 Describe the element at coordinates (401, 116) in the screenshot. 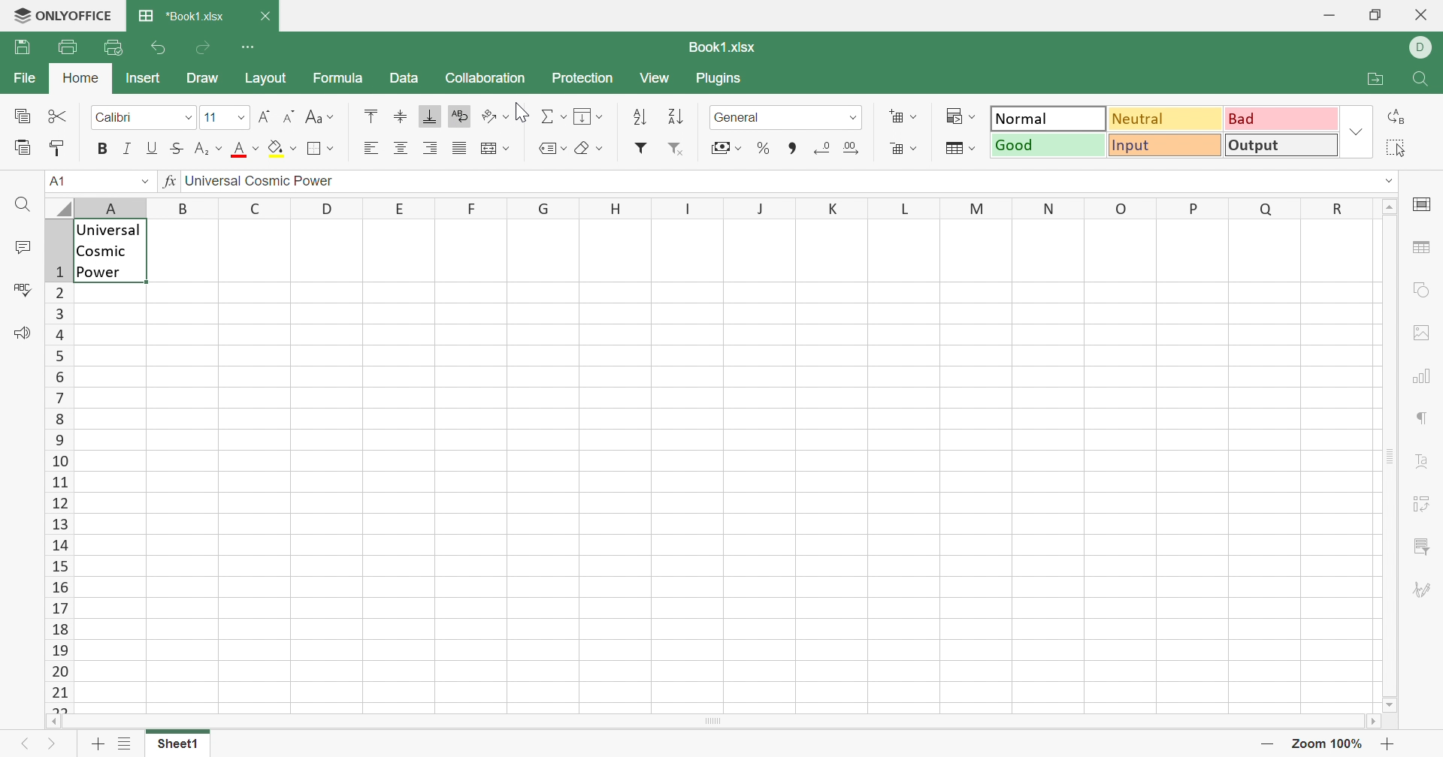

I see `Align Middle` at that location.